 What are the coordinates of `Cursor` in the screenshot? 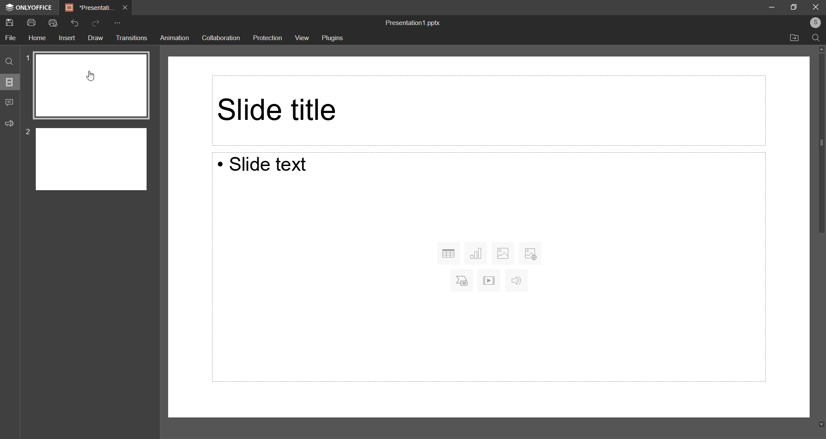 It's located at (89, 77).